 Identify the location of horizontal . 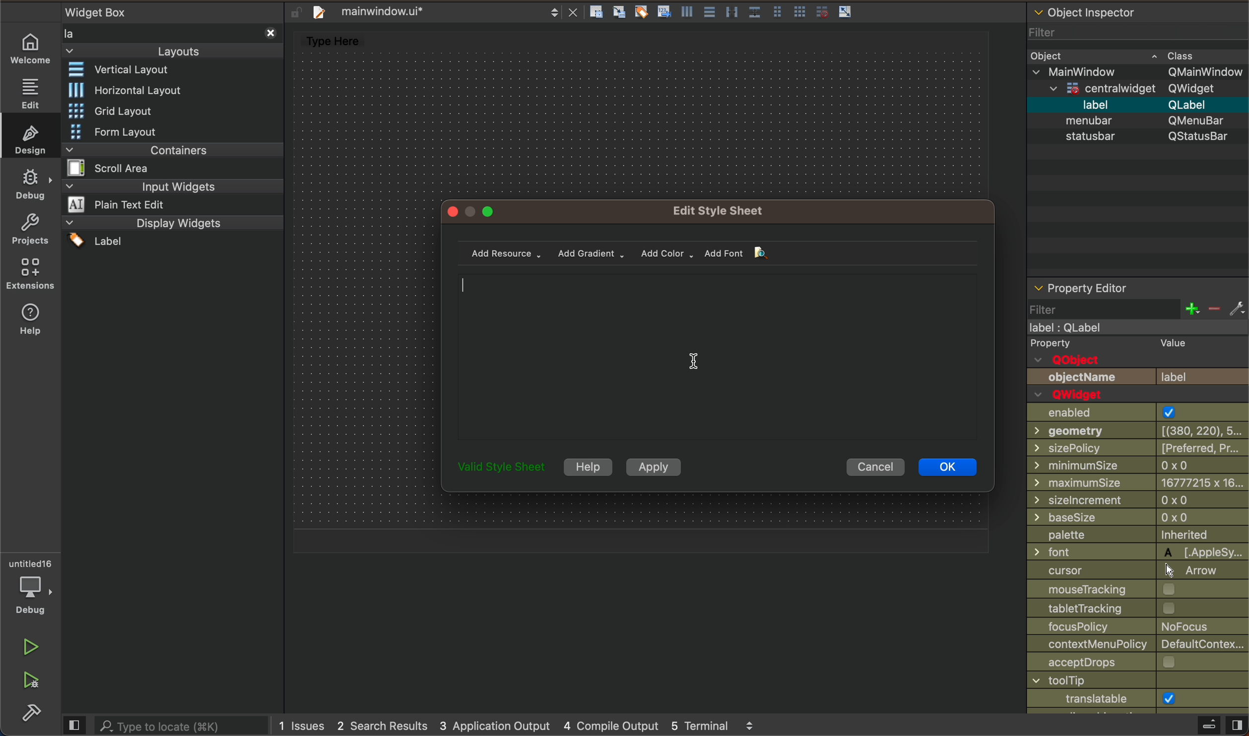
(125, 90).